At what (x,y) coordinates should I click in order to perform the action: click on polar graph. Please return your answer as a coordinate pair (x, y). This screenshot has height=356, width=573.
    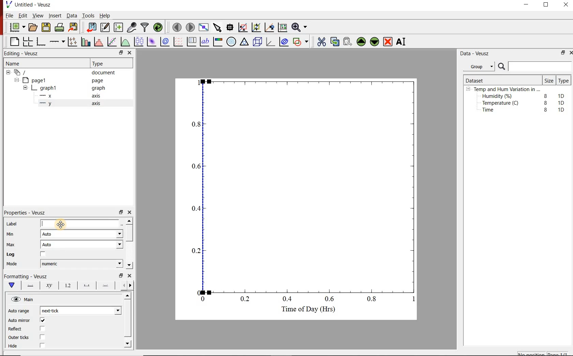
    Looking at the image, I should click on (232, 42).